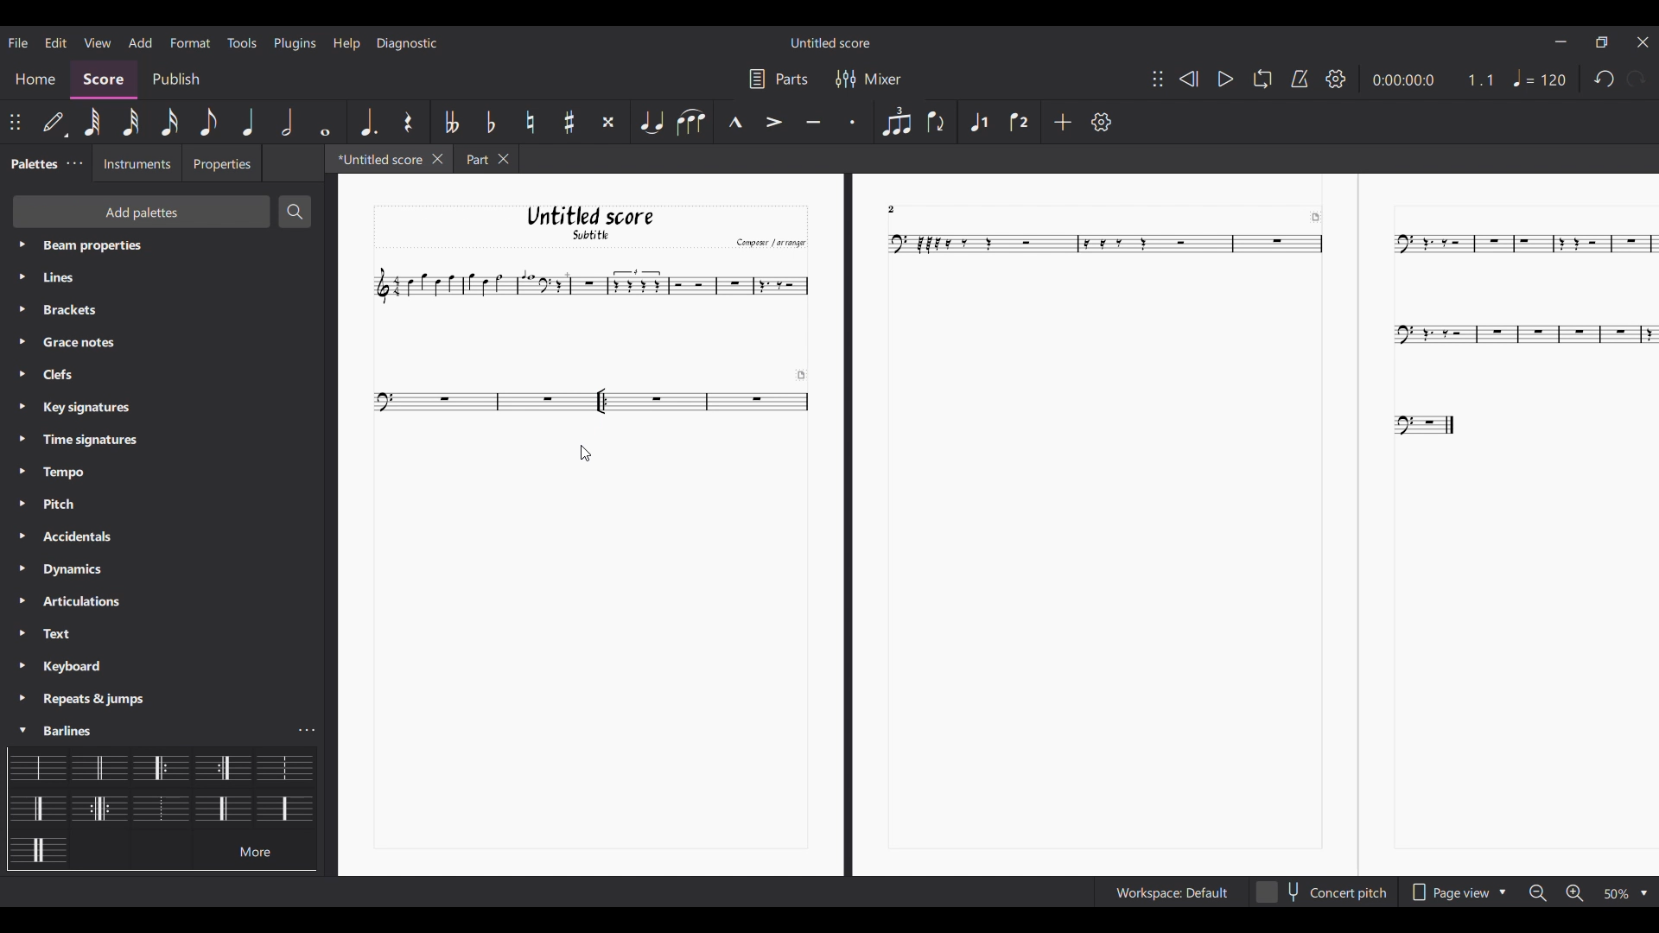  What do you see at coordinates (491, 122) in the screenshot?
I see `Toggle flat` at bounding box center [491, 122].